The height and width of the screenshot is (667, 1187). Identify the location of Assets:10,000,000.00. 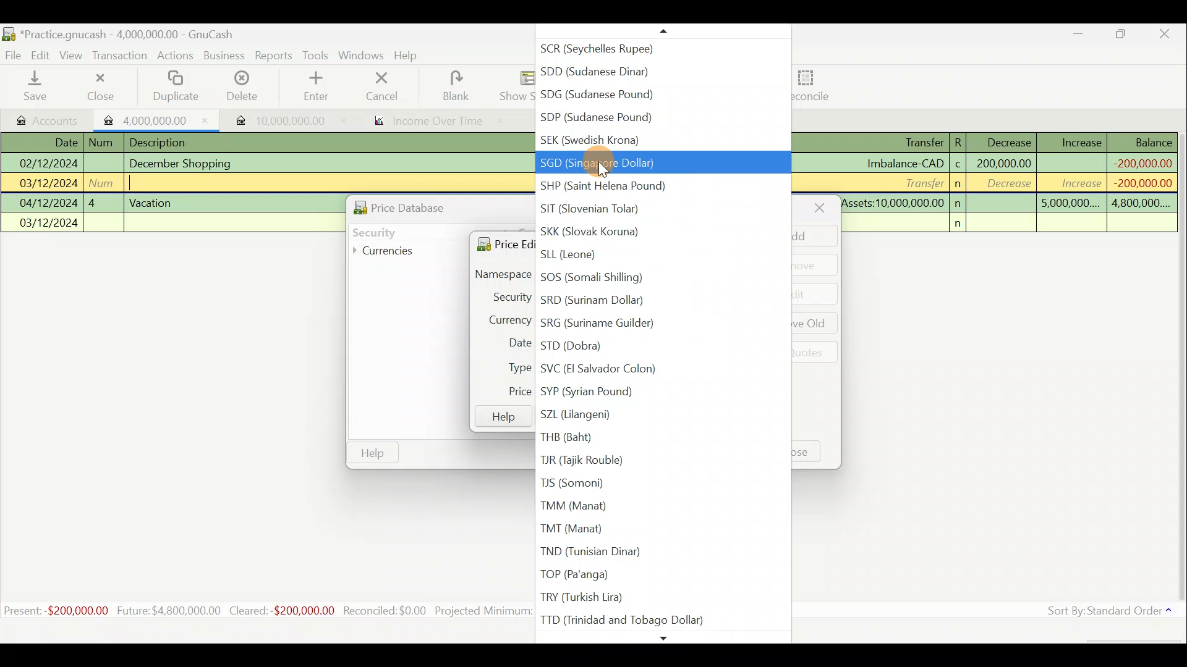
(893, 201).